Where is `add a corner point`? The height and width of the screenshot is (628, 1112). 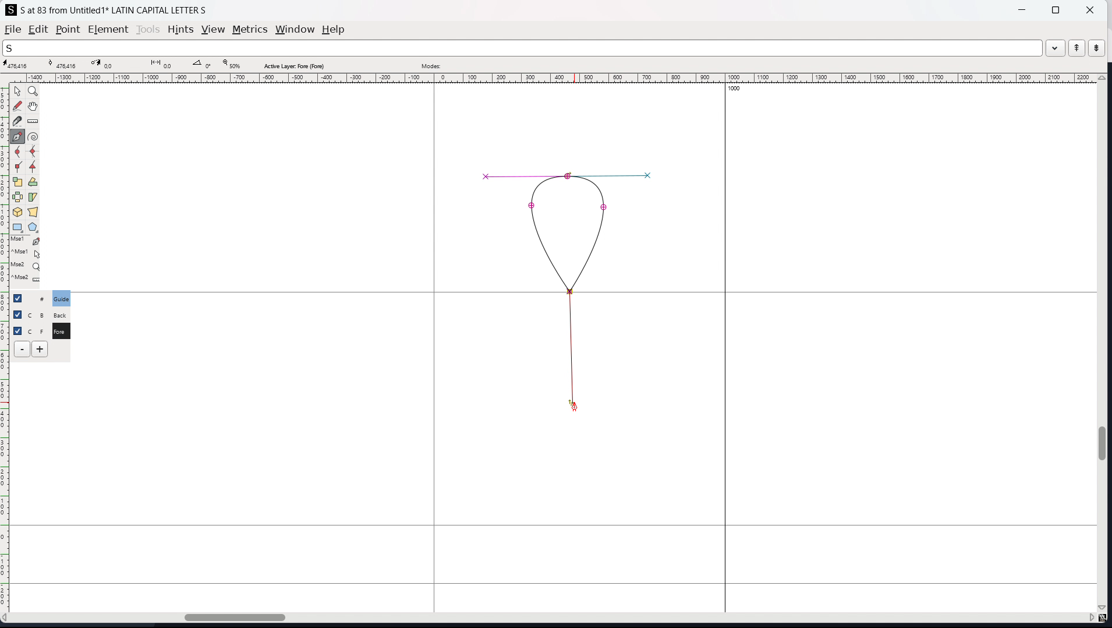 add a corner point is located at coordinates (18, 168).